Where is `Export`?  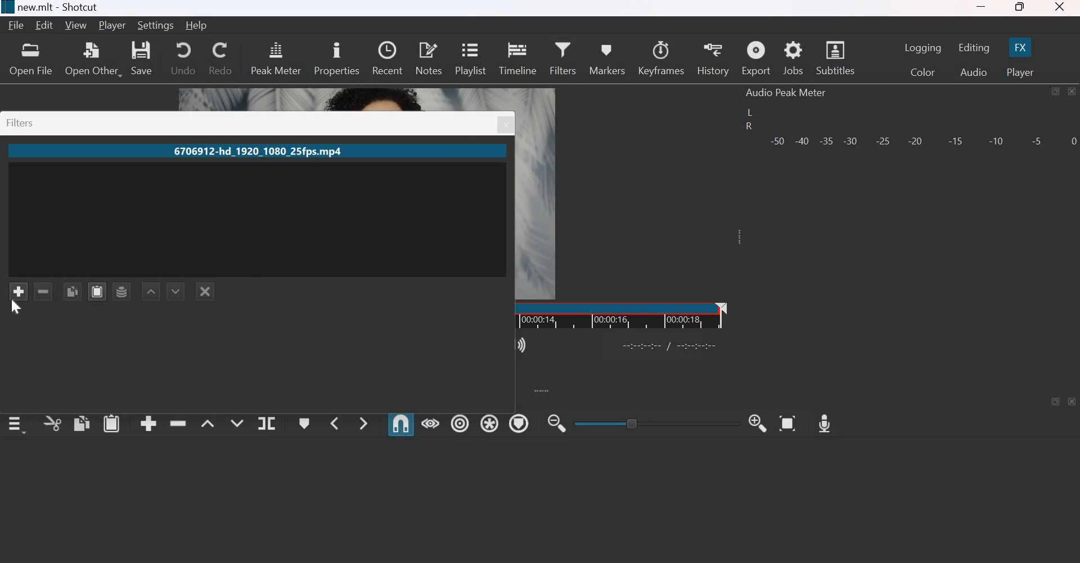
Export is located at coordinates (755, 59).